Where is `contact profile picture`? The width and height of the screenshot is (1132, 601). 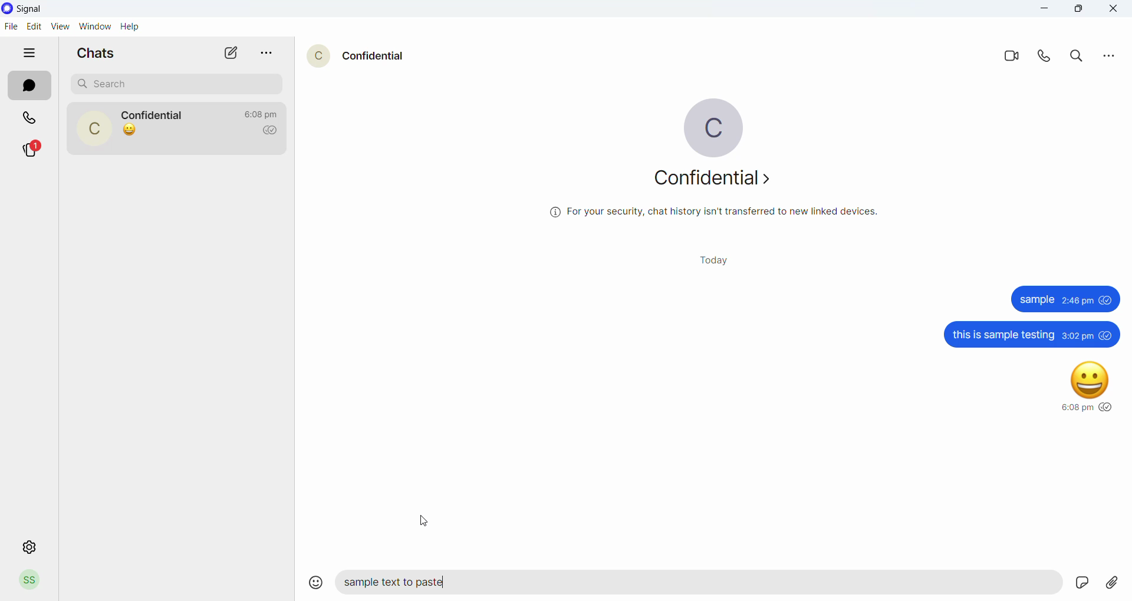 contact profile picture is located at coordinates (97, 130).